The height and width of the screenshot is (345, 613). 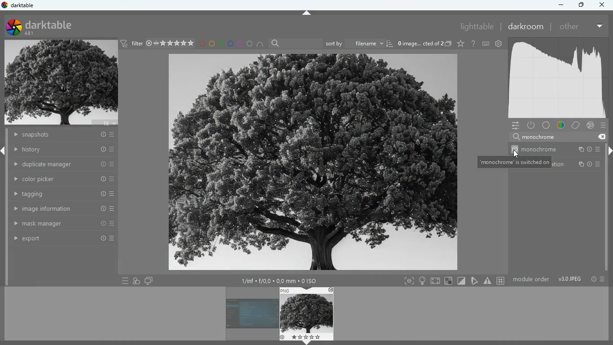 I want to click on export, so click(x=64, y=239).